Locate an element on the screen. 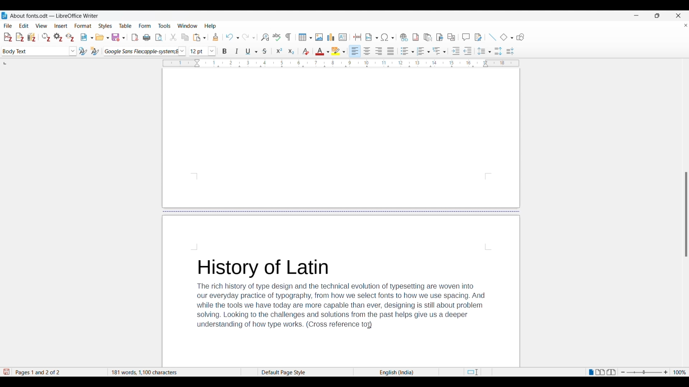 This screenshot has width=689, height=387. Insert menu is located at coordinates (61, 26).